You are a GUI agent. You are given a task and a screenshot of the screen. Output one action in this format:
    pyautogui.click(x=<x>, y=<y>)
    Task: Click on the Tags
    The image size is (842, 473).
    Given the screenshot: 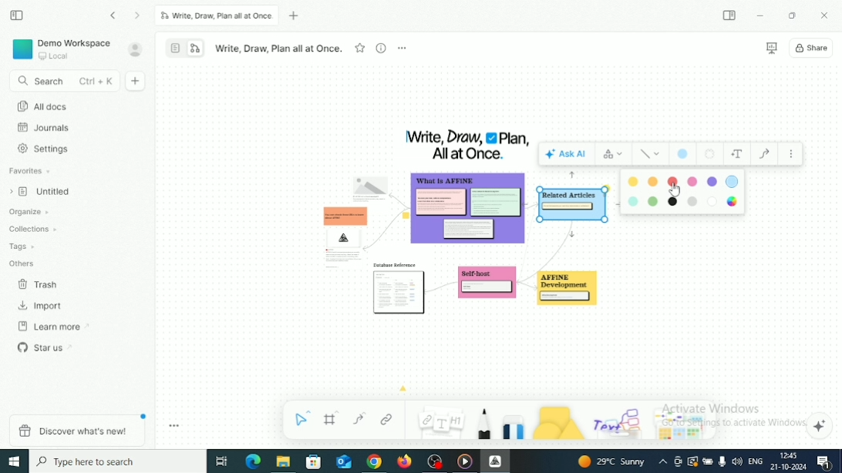 What is the action you would take?
    pyautogui.click(x=23, y=247)
    